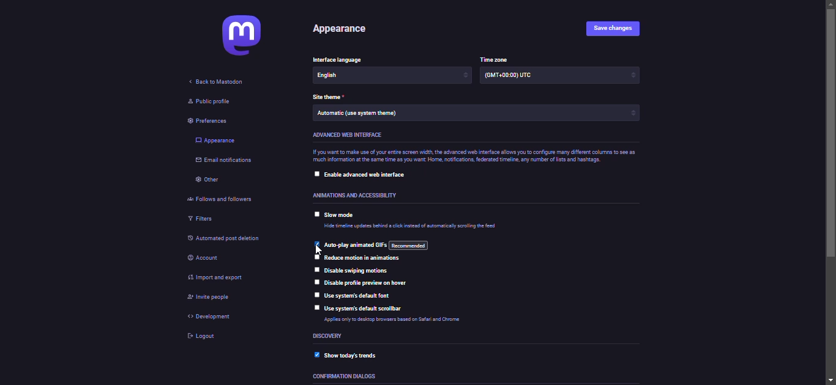  What do you see at coordinates (215, 141) in the screenshot?
I see `appearance` at bounding box center [215, 141].